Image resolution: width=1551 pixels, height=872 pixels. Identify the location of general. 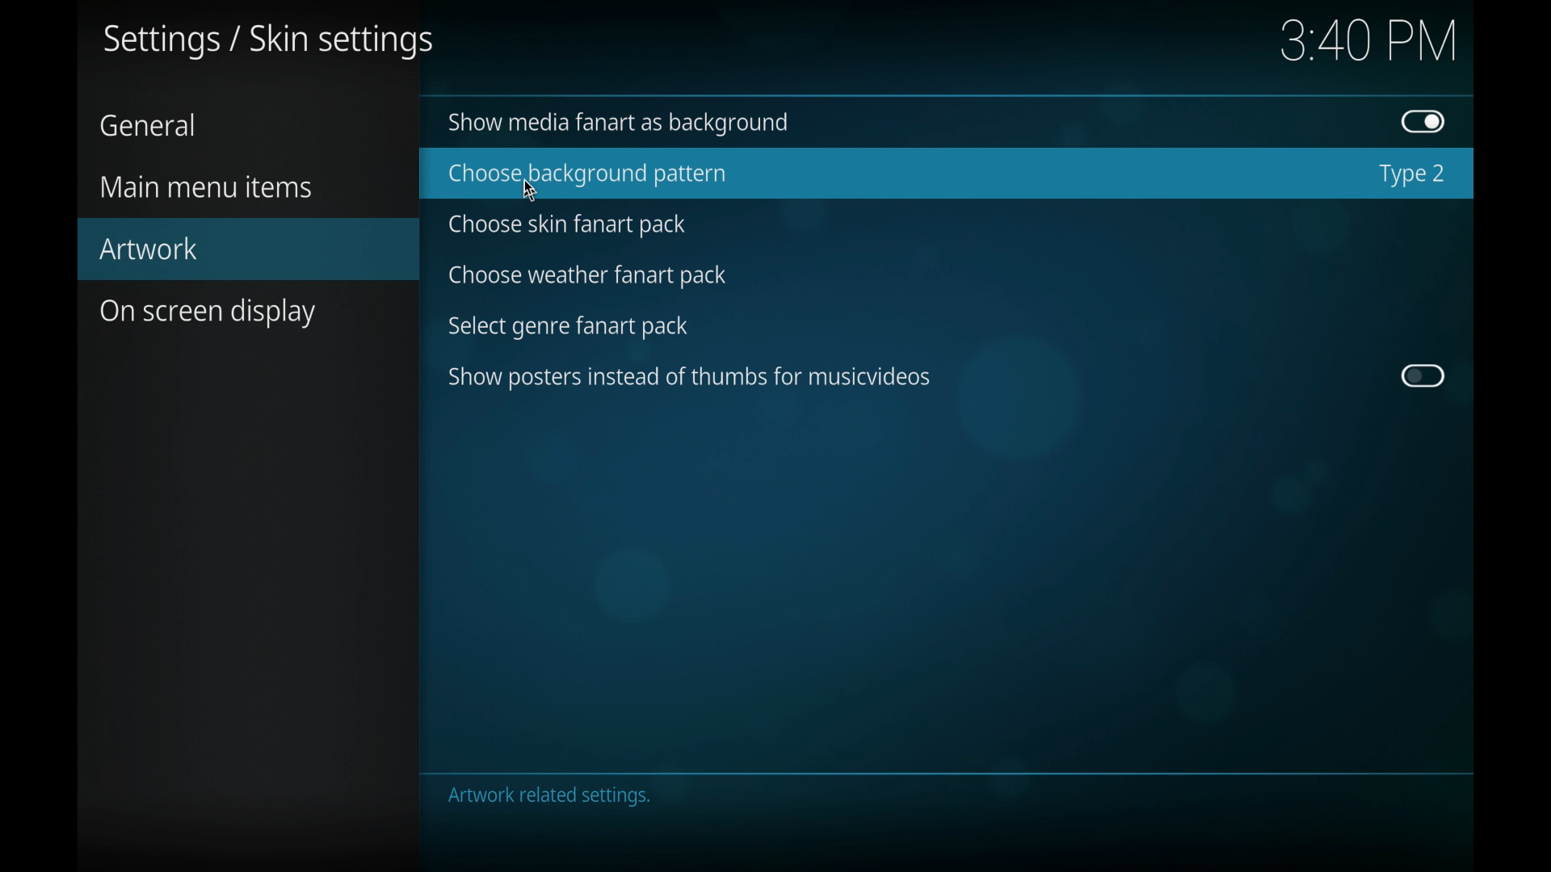
(147, 124).